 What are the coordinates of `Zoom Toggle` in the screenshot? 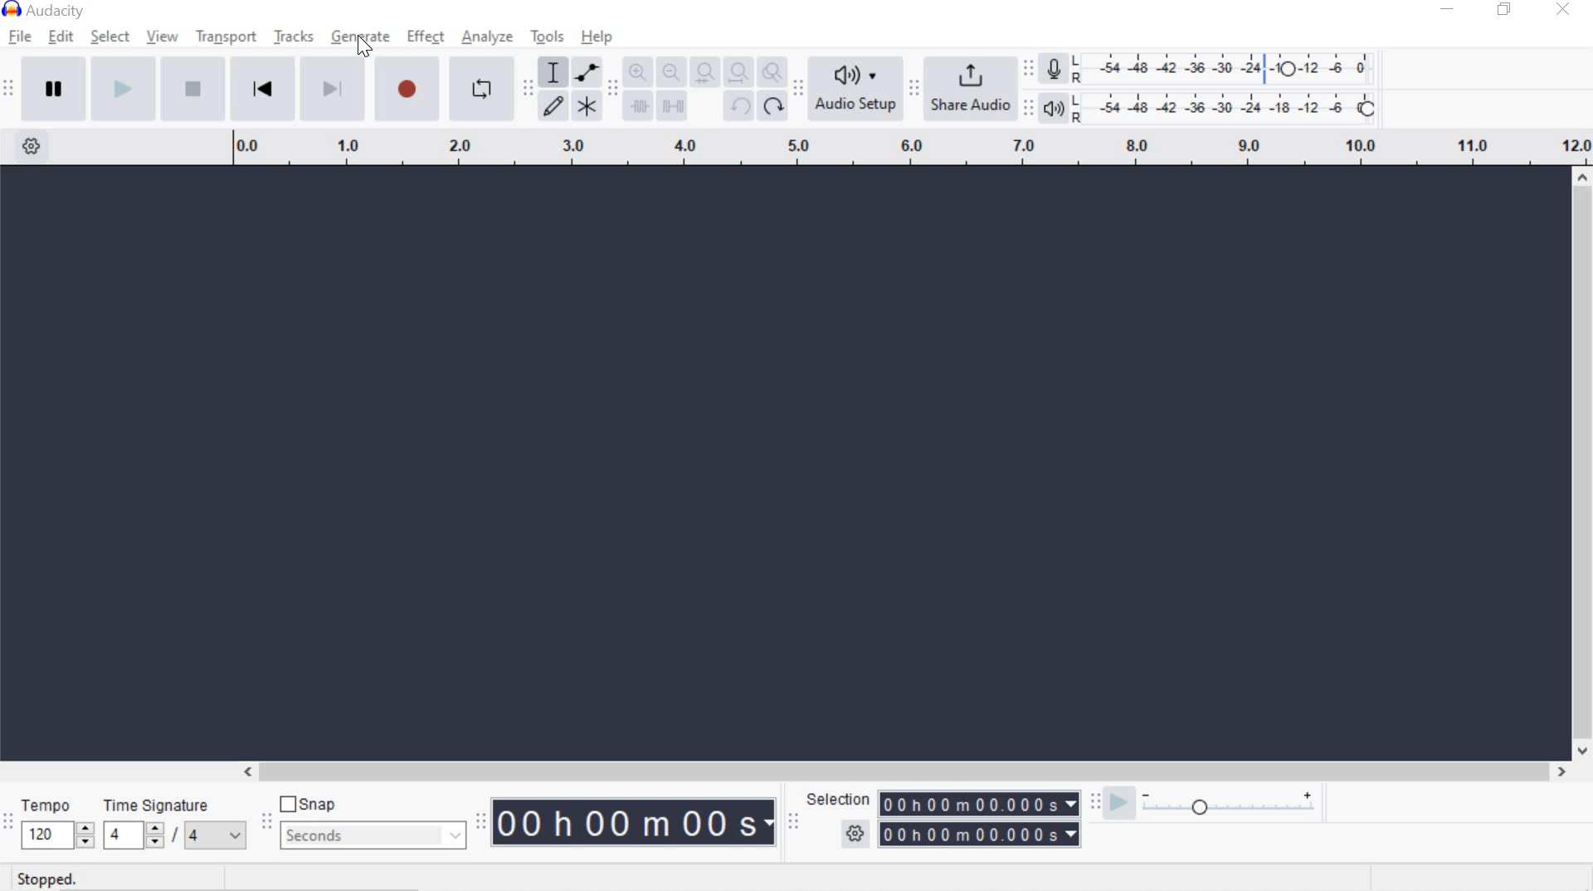 It's located at (771, 75).